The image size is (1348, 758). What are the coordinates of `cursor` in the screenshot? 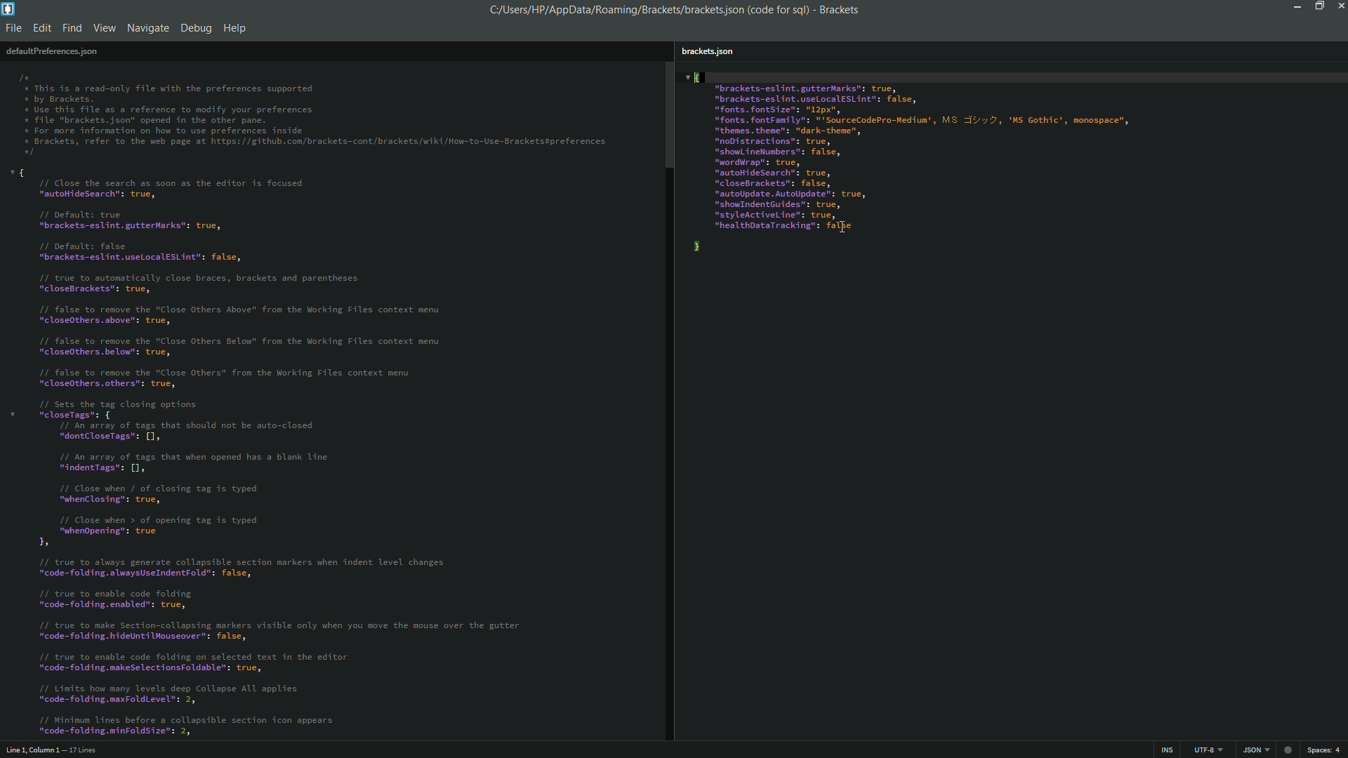 It's located at (843, 225).